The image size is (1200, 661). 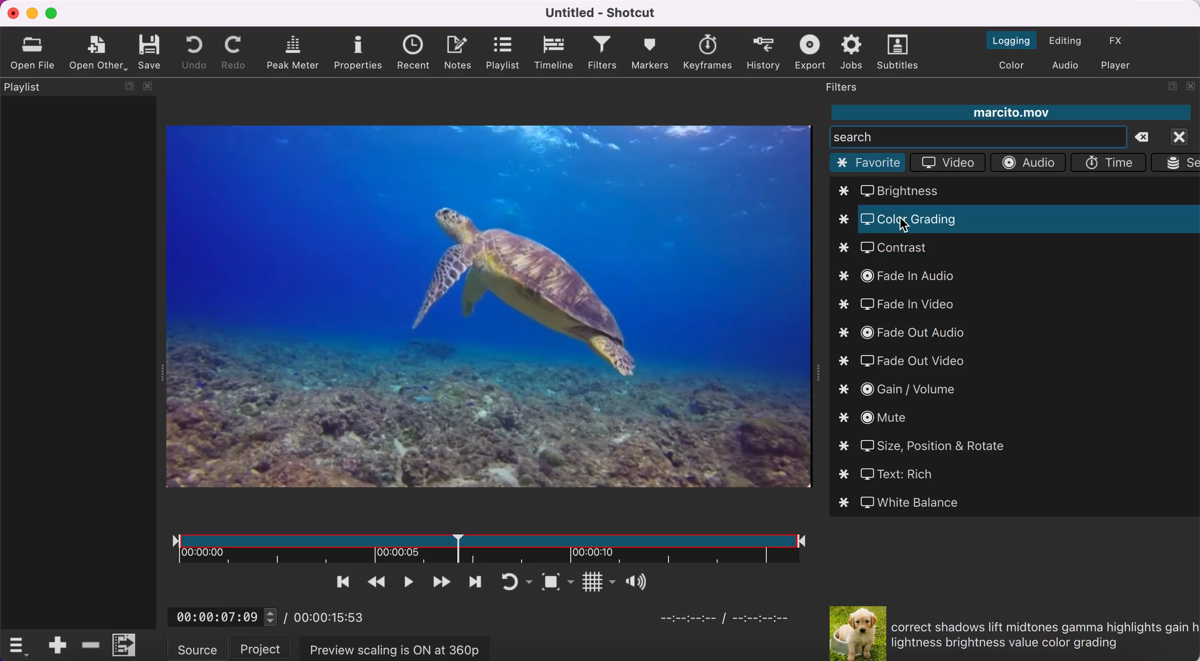 What do you see at coordinates (481, 546) in the screenshot?
I see `clip duration` at bounding box center [481, 546].